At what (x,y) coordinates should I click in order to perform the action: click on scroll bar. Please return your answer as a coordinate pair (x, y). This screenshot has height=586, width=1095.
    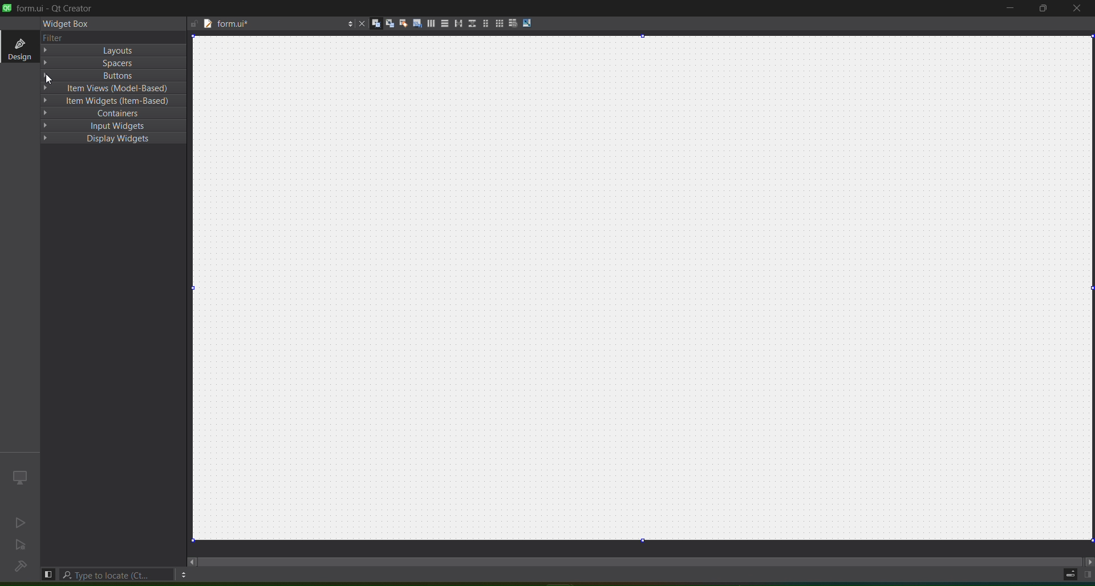
    Looking at the image, I should click on (638, 560).